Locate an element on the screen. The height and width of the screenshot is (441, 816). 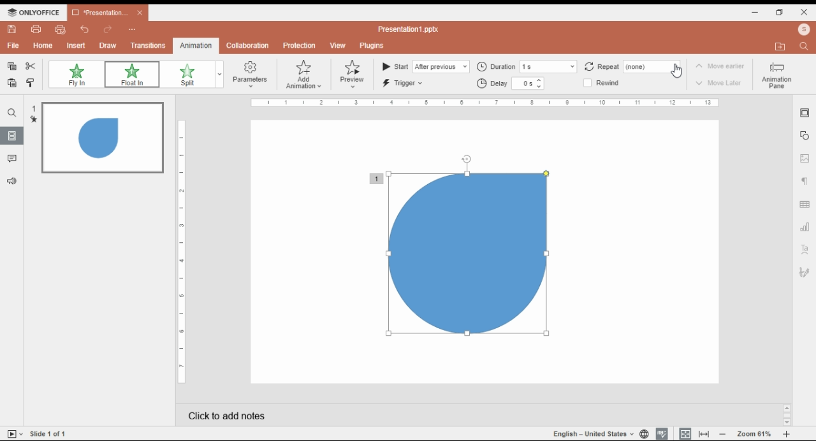
repeat is located at coordinates (637, 66).